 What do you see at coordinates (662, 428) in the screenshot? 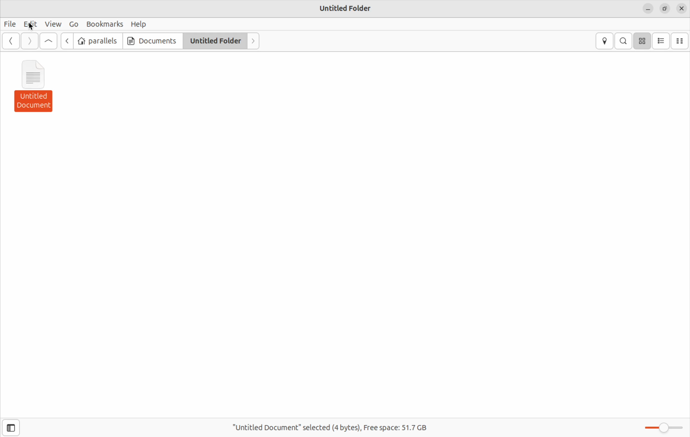
I see `Zoom` at bounding box center [662, 428].